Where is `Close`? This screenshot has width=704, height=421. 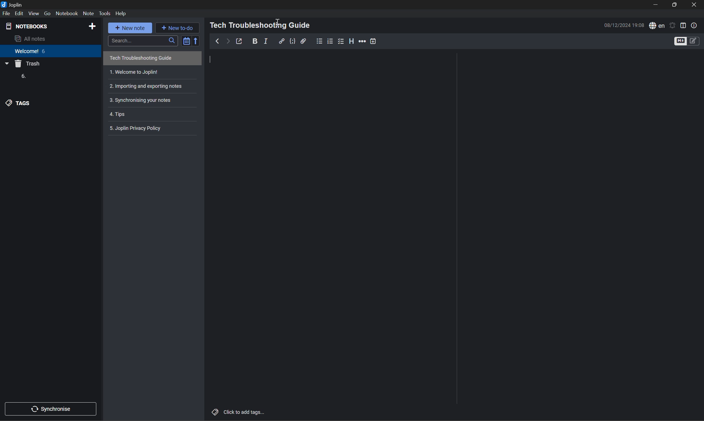 Close is located at coordinates (695, 5).